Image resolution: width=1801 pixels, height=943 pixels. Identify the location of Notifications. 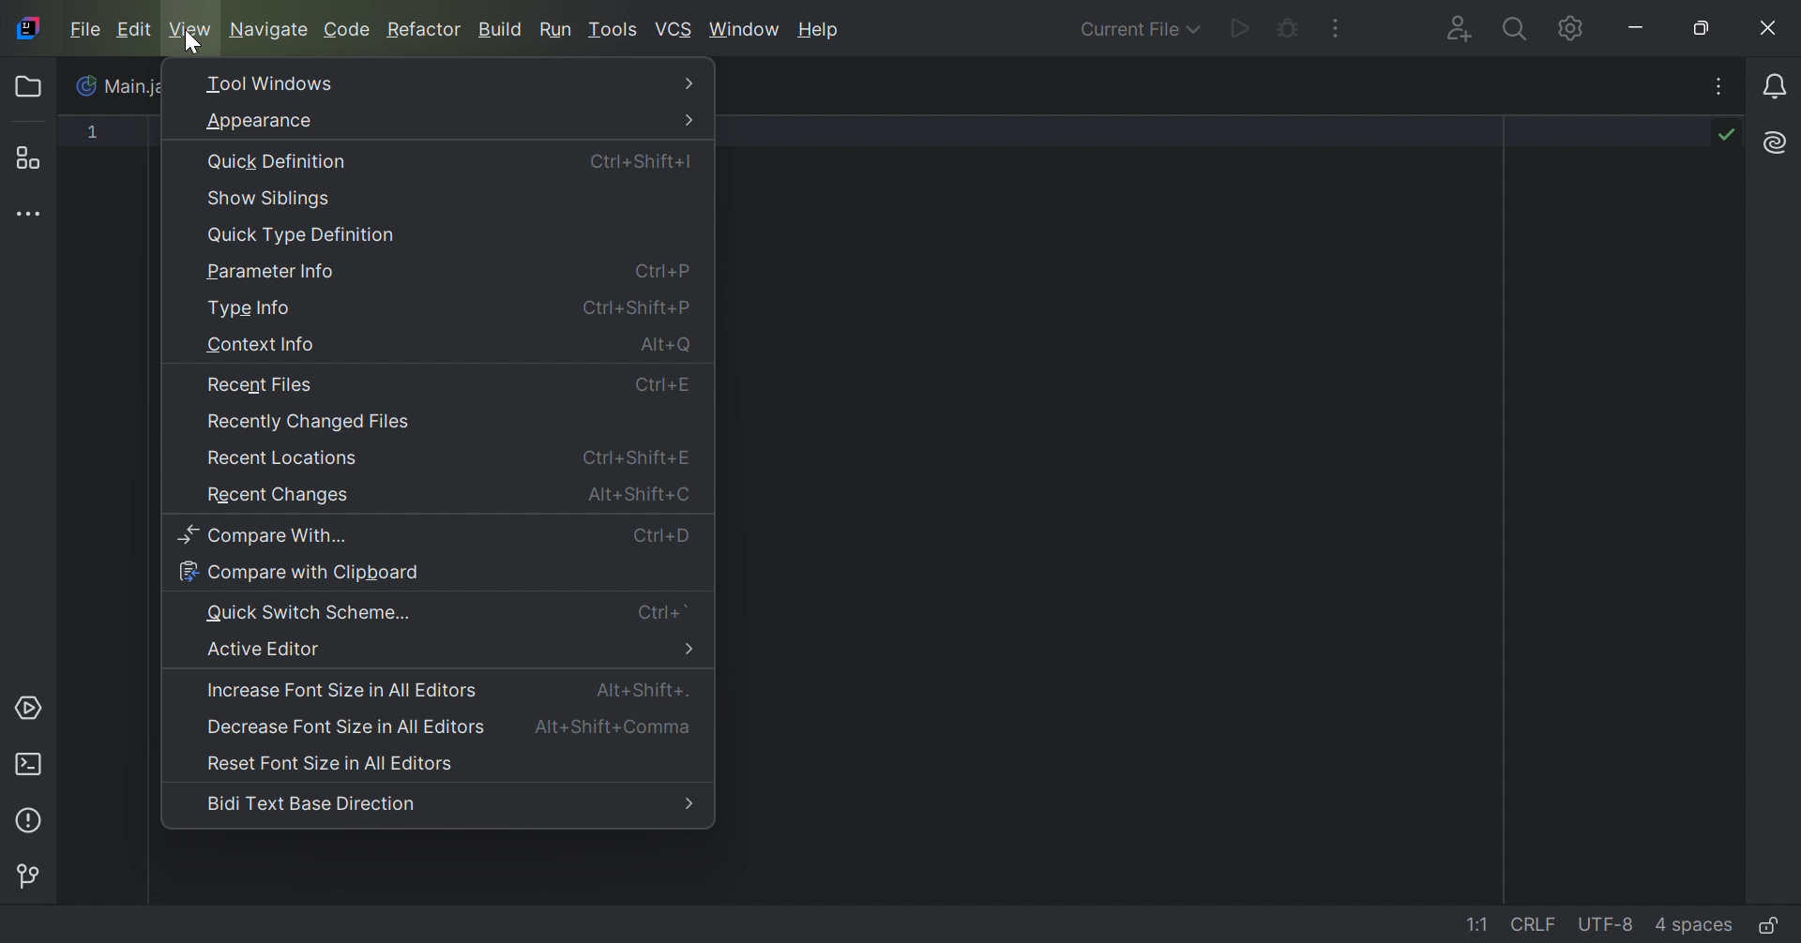
(1778, 85).